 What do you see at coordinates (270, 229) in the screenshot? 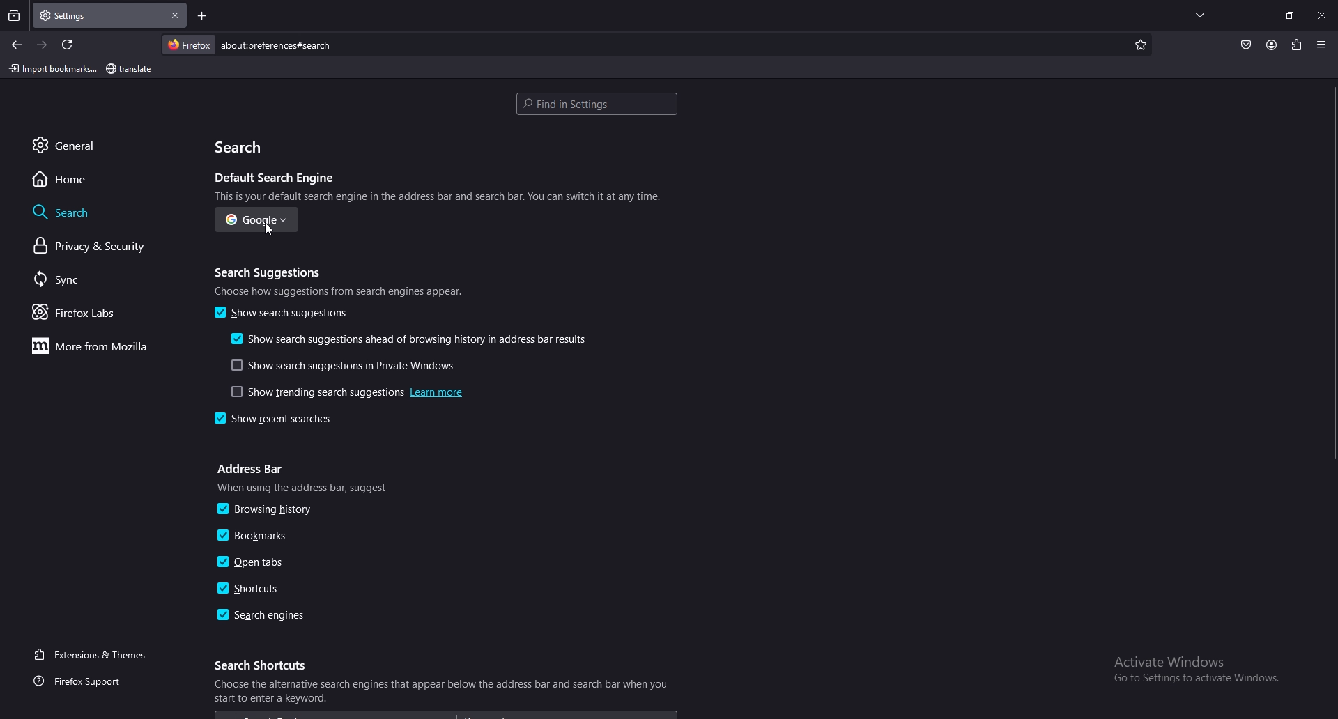
I see `cursor` at bounding box center [270, 229].